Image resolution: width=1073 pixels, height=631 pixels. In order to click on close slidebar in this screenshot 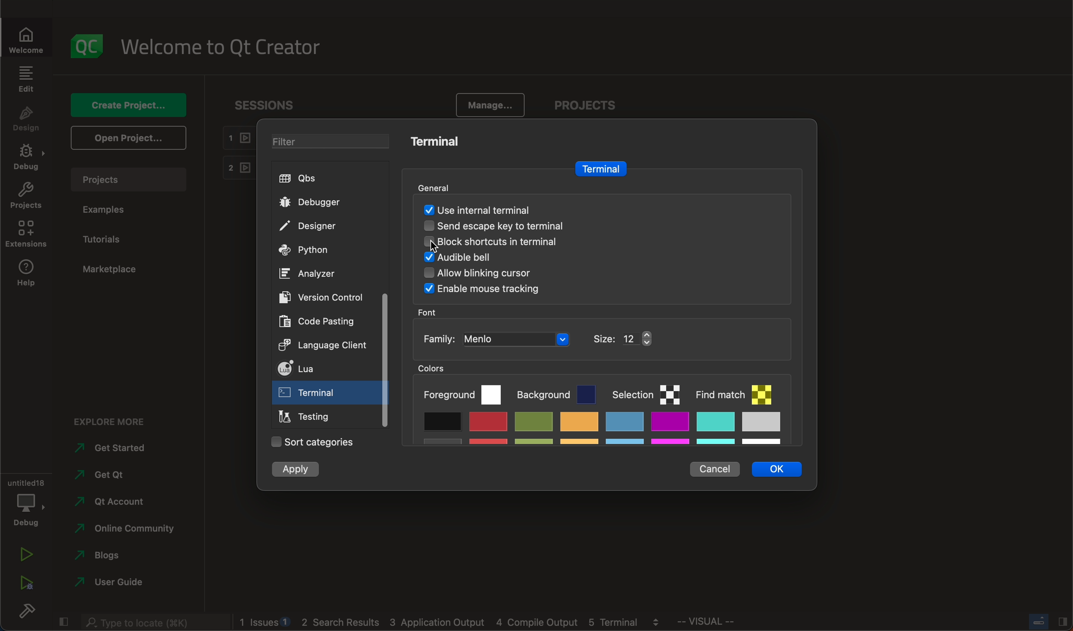, I will do `click(1044, 622)`.